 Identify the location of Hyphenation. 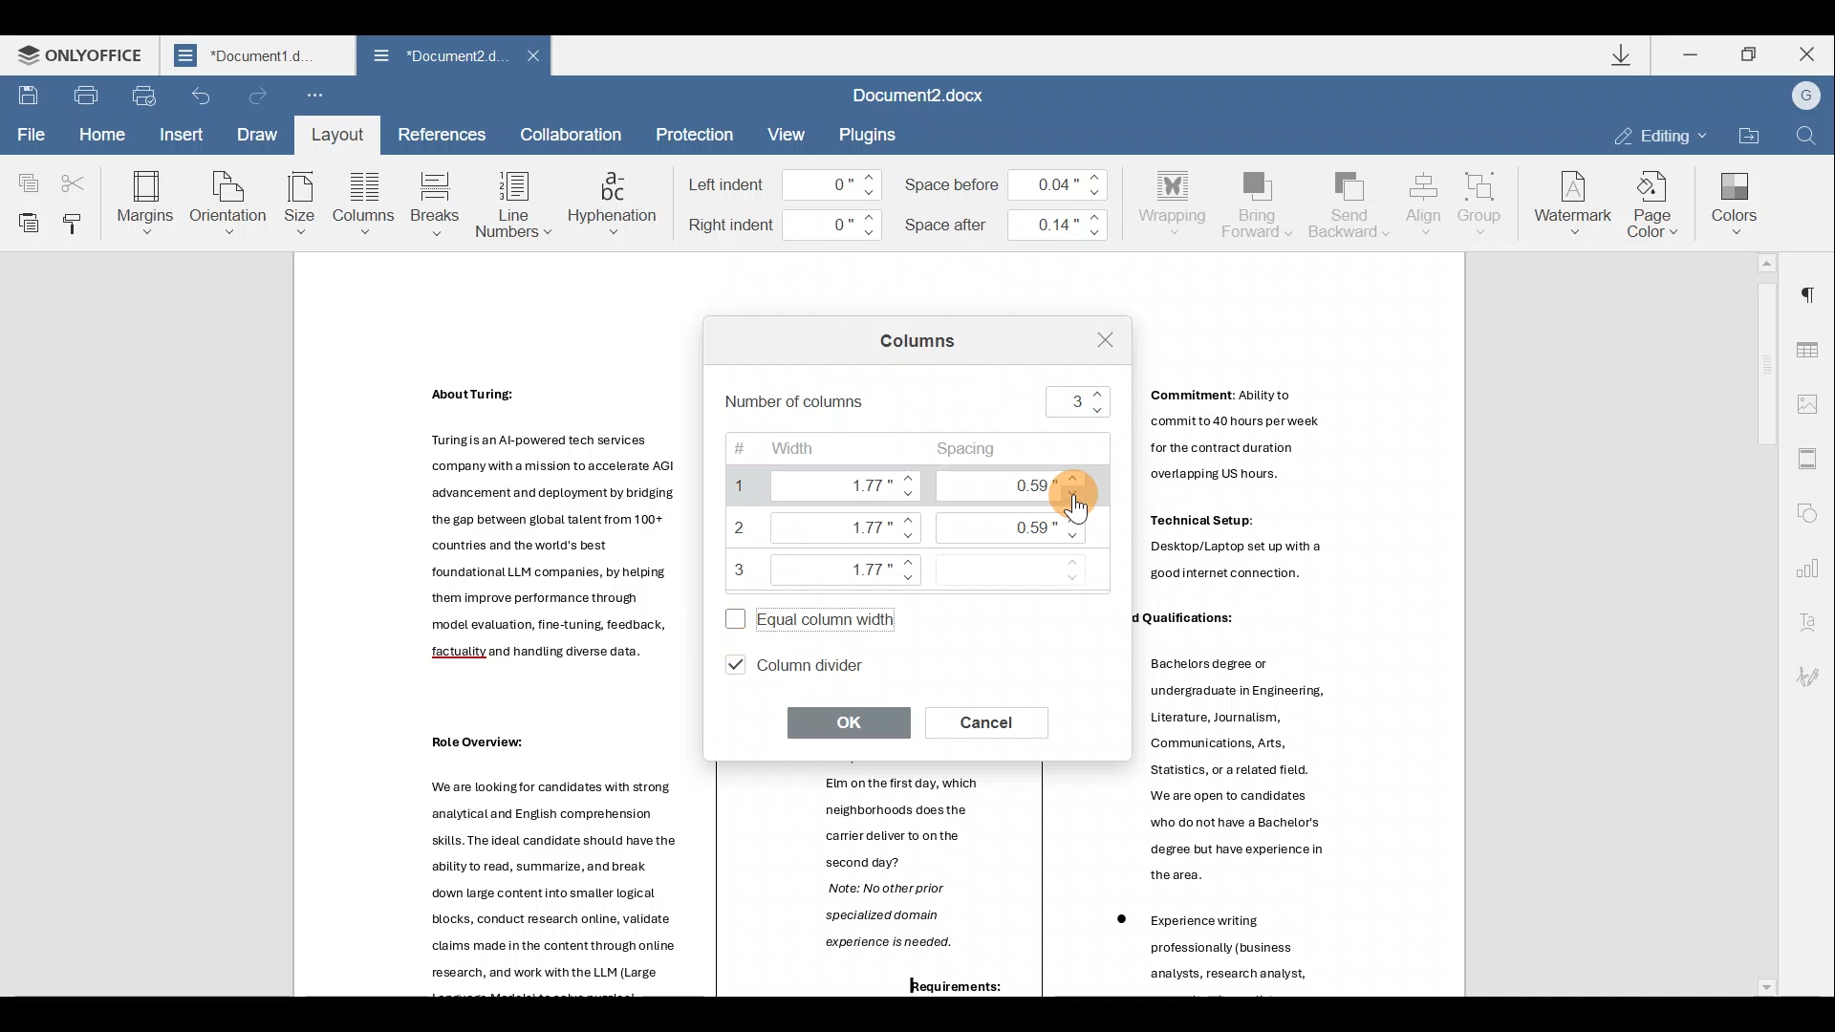
(614, 200).